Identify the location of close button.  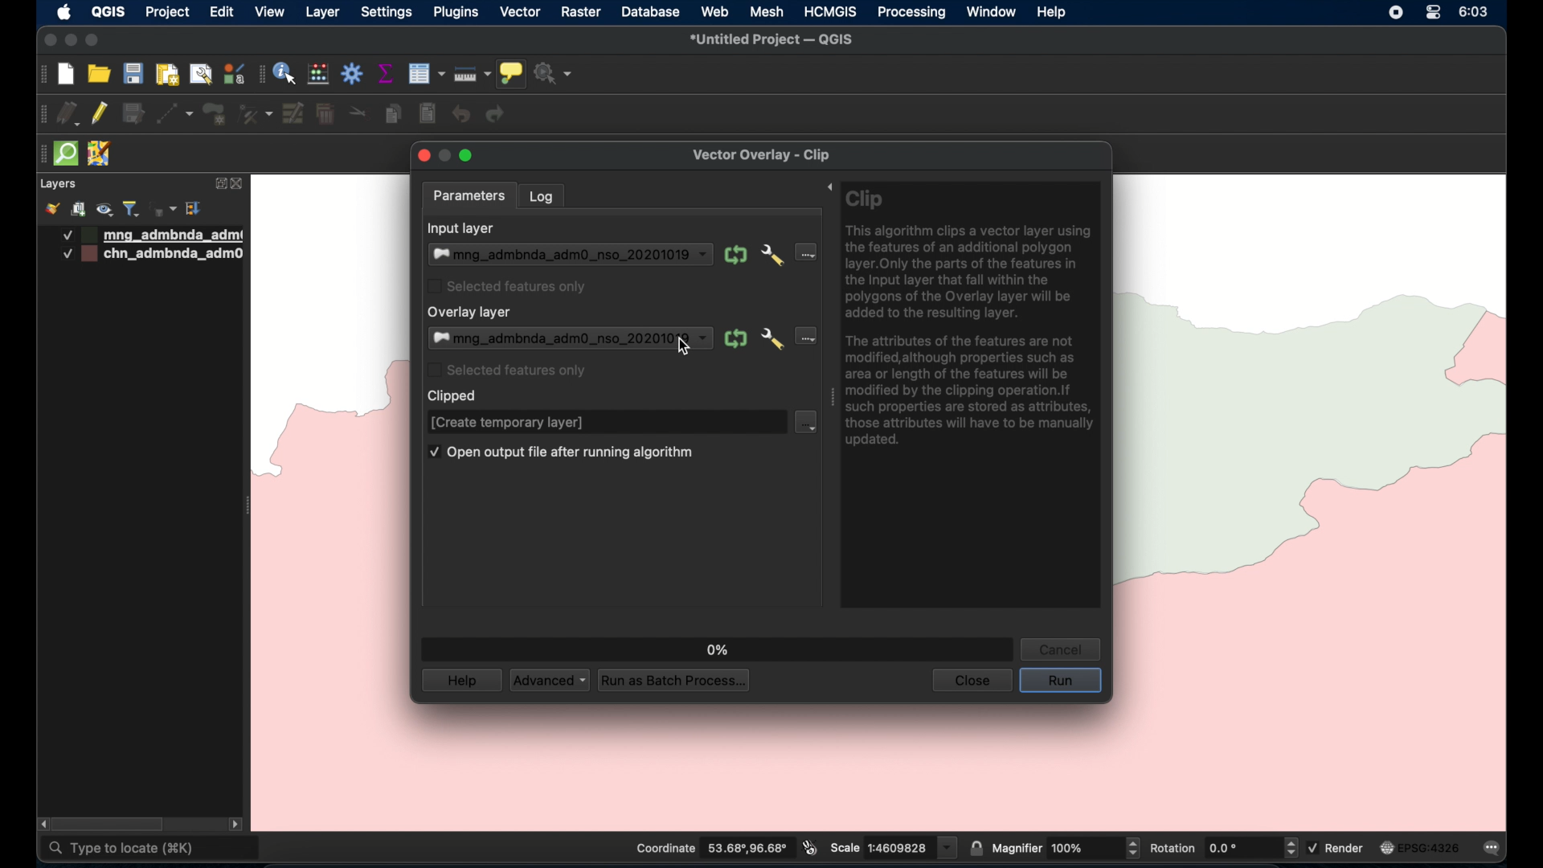
(421, 155).